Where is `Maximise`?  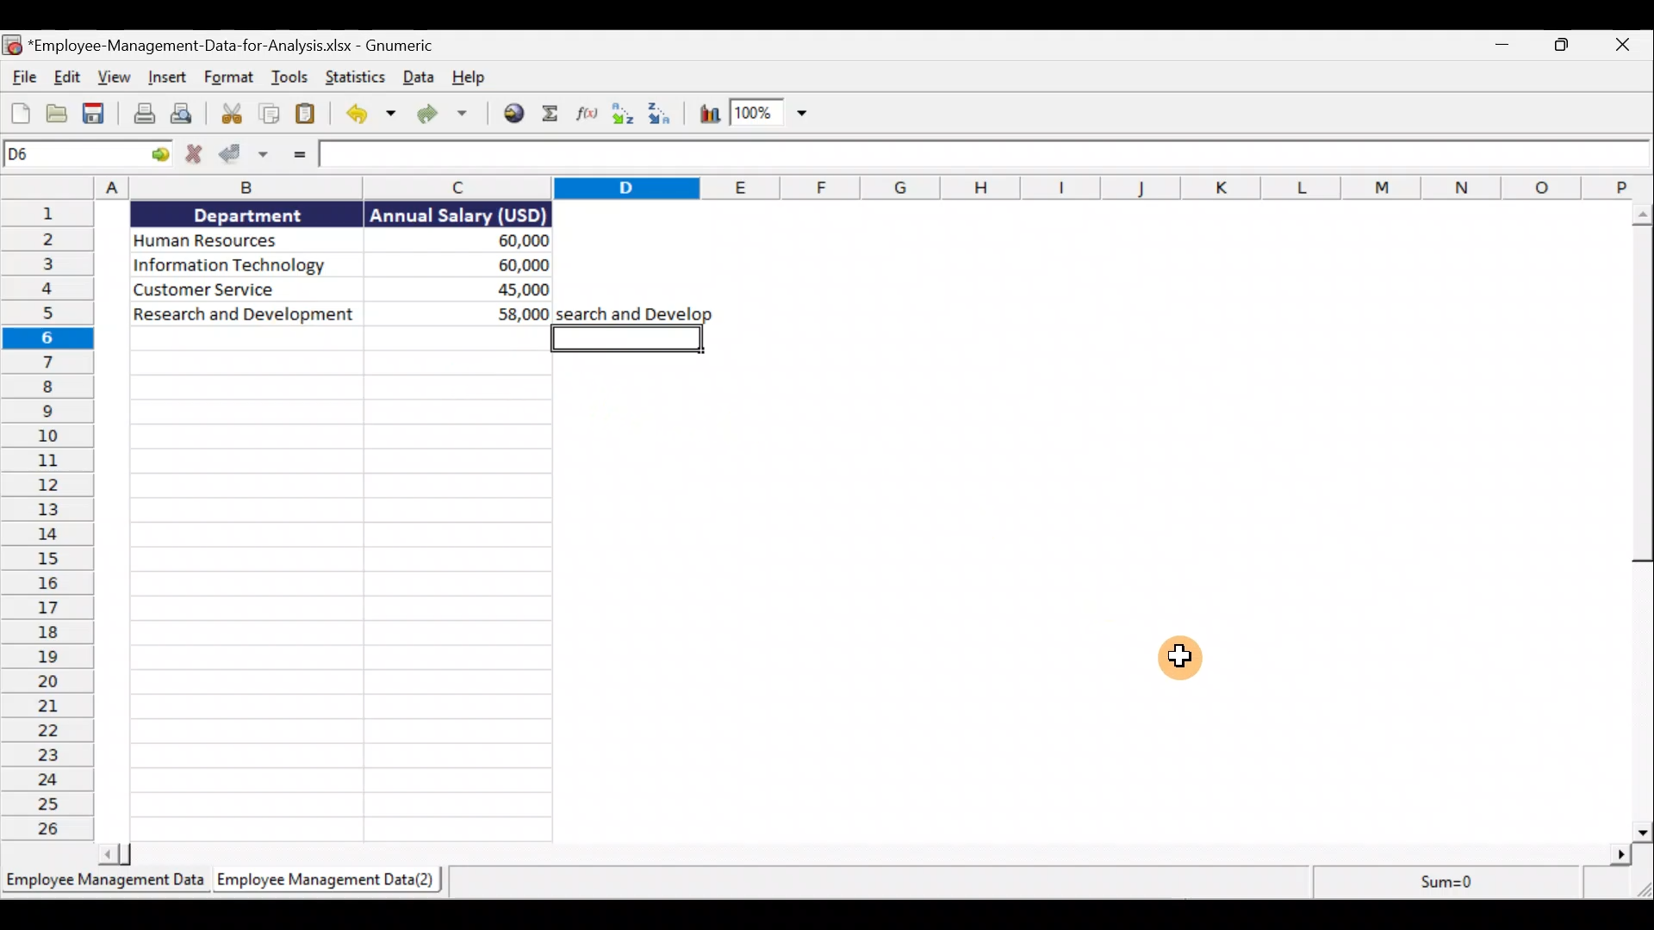 Maximise is located at coordinates (1569, 47).